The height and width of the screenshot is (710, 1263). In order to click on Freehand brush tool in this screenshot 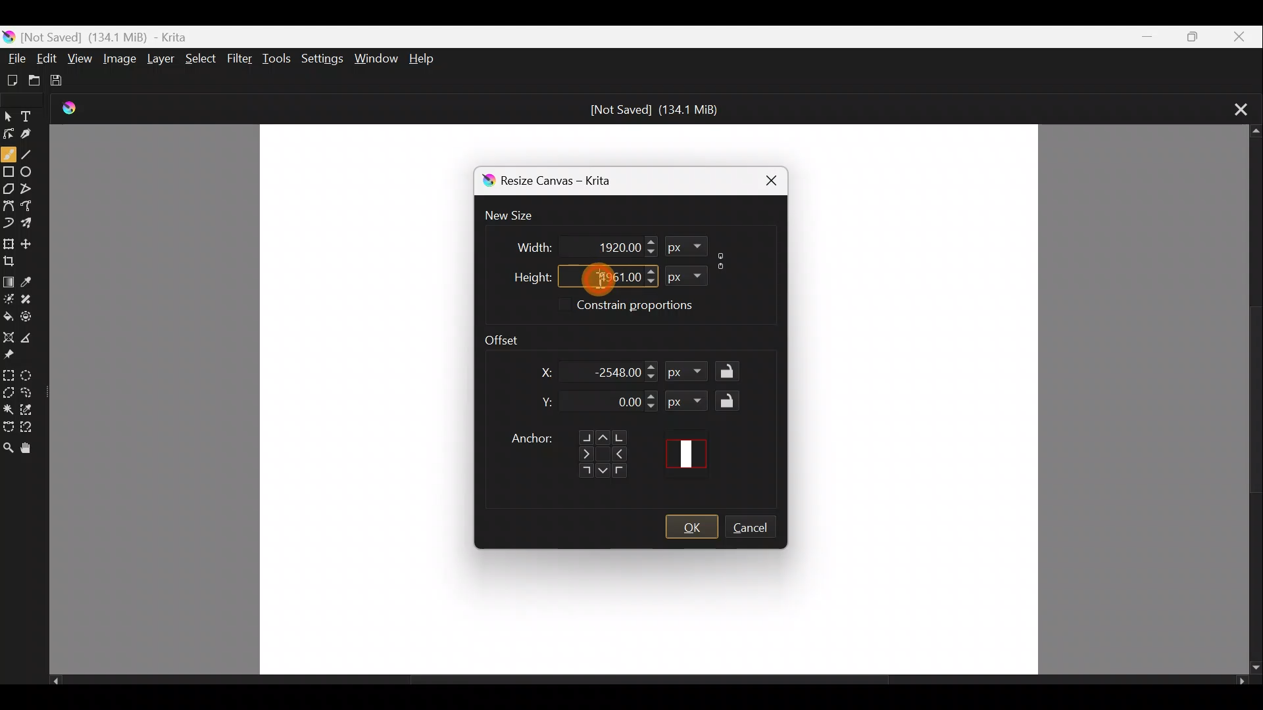, I will do `click(9, 153)`.